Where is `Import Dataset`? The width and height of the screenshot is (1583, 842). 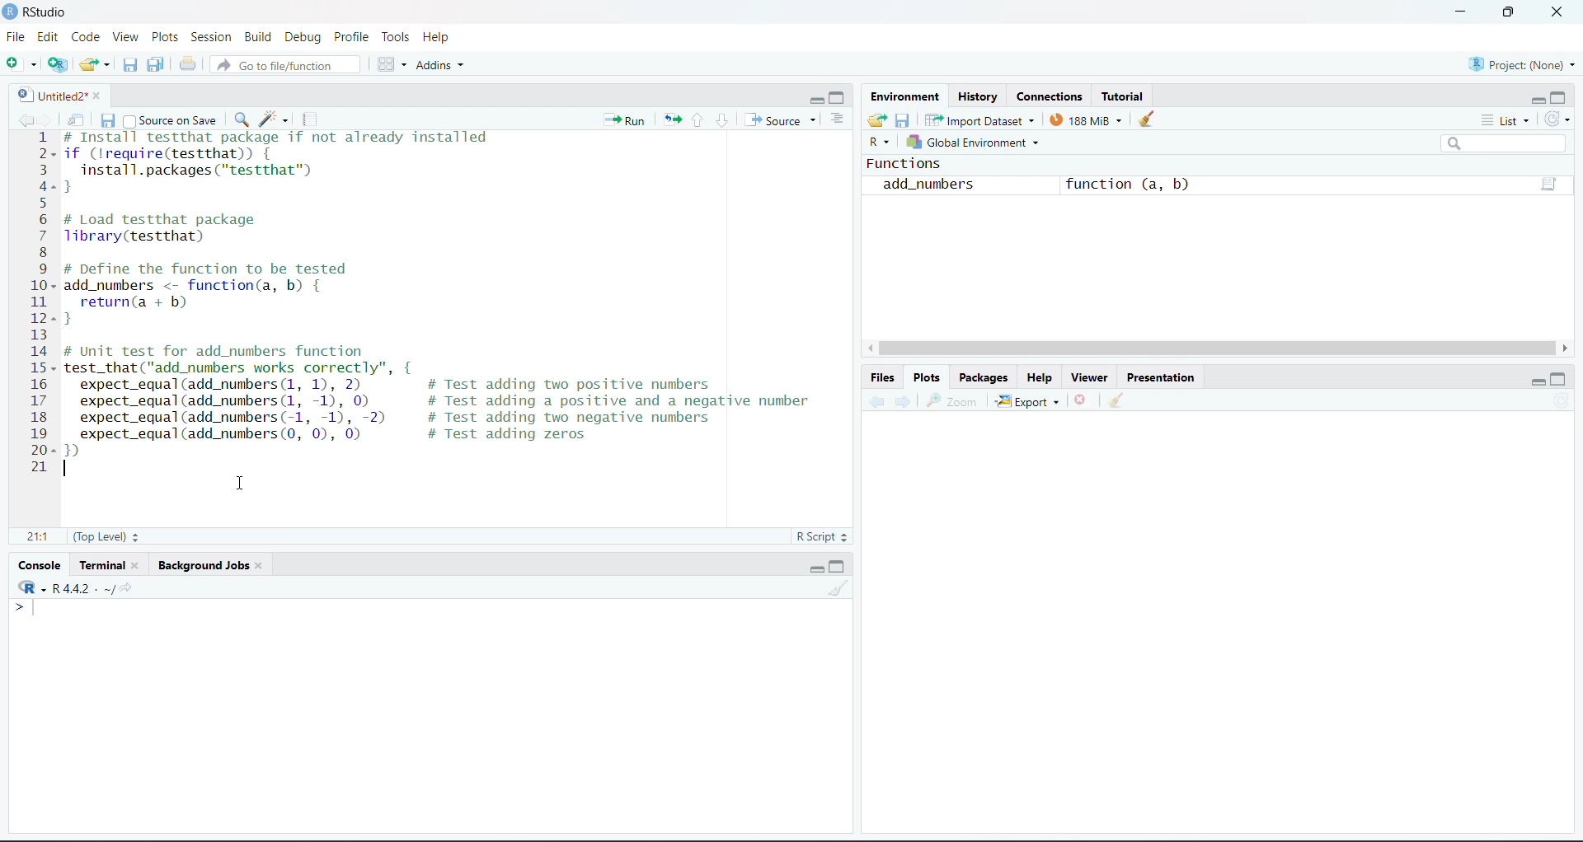
Import Dataset is located at coordinates (979, 120).